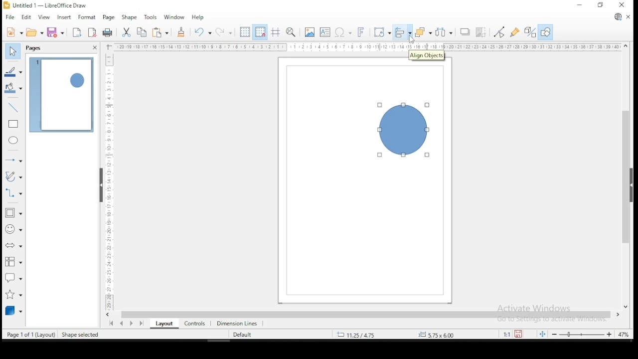  I want to click on curves and polygons, so click(14, 177).